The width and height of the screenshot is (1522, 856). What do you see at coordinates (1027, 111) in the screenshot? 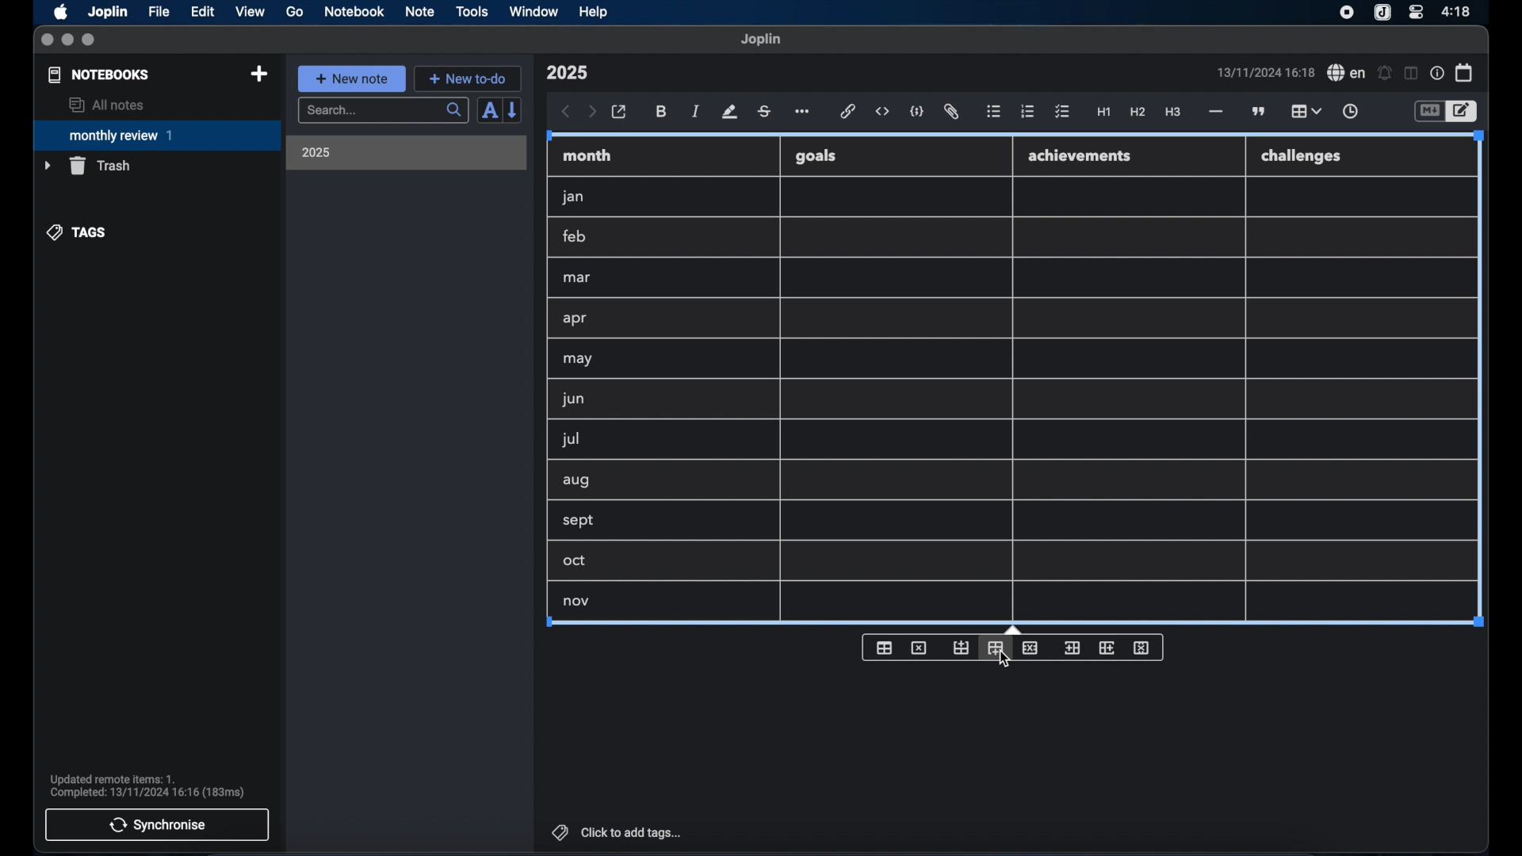
I see `numbered list` at bounding box center [1027, 111].